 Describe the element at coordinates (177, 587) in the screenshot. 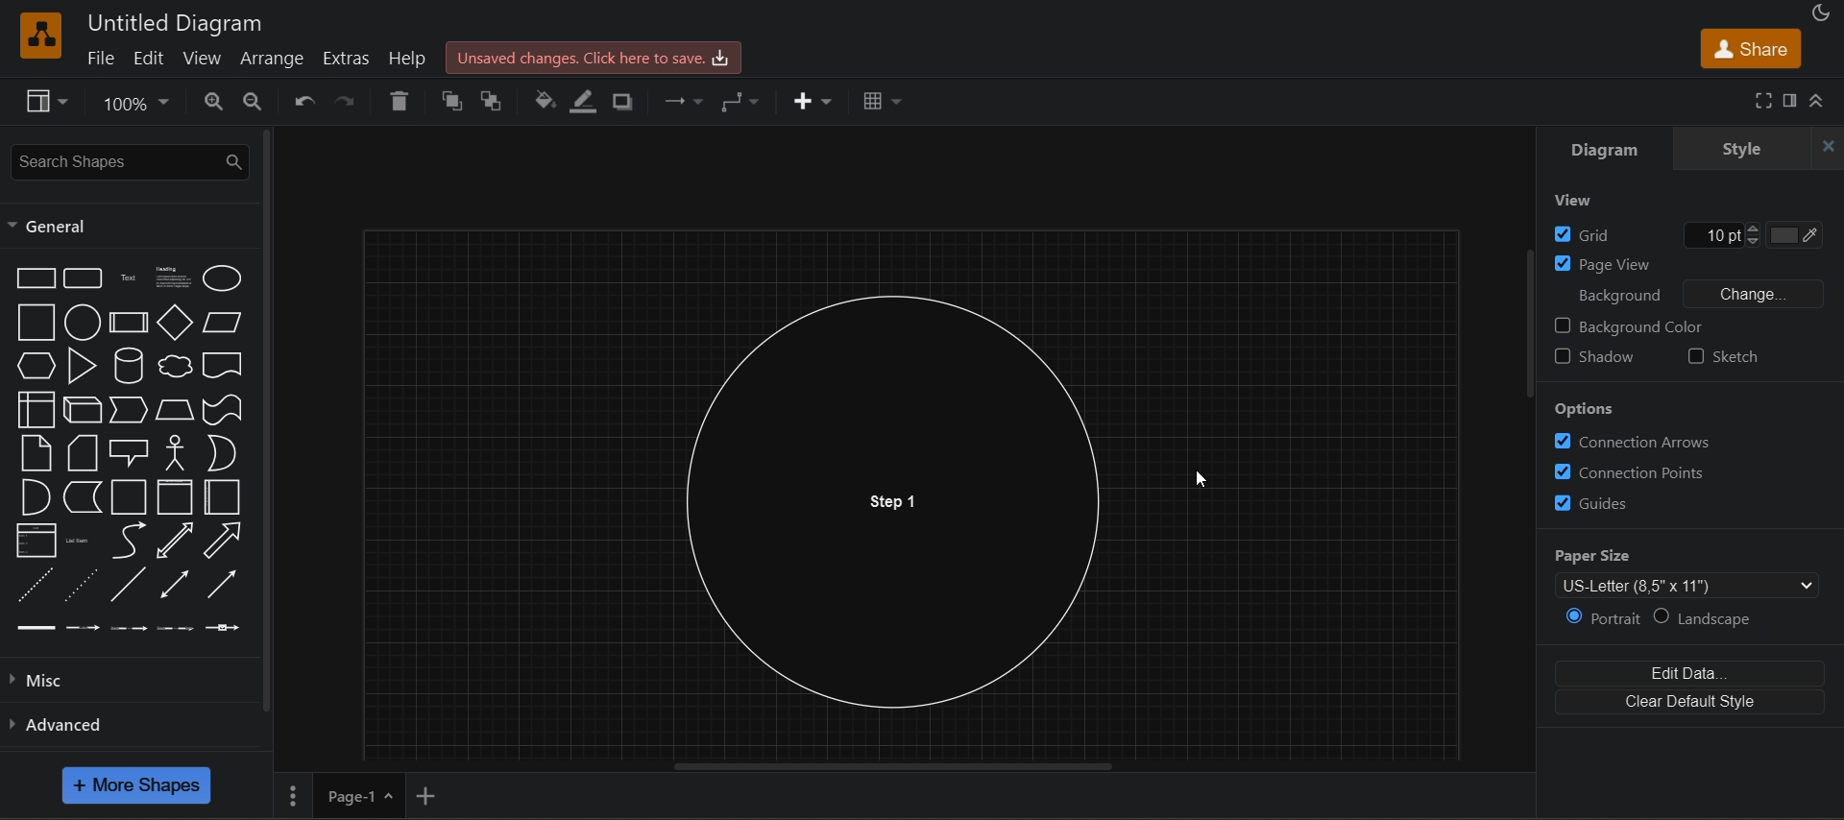

I see `bidirectional connector` at that location.